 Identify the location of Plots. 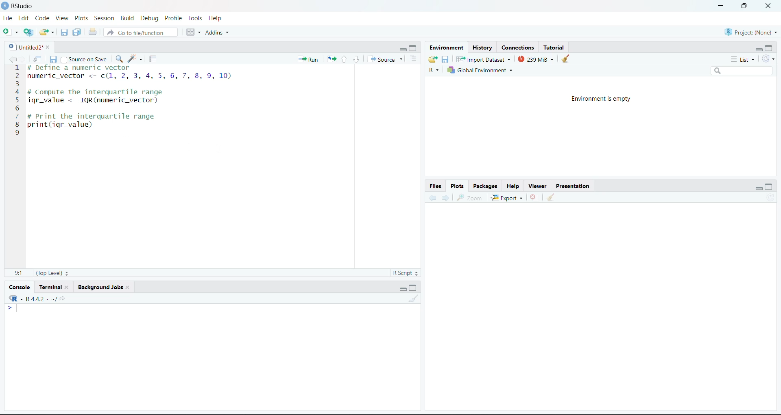
(82, 17).